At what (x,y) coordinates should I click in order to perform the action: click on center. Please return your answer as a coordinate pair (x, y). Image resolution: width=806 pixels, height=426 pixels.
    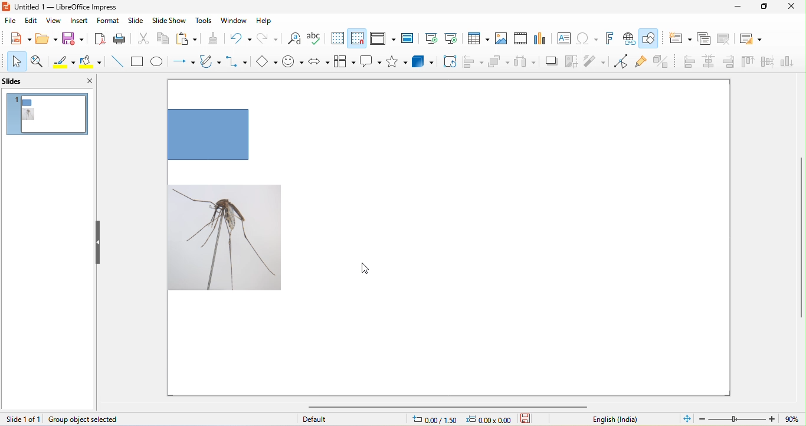
    Looking at the image, I should click on (768, 64).